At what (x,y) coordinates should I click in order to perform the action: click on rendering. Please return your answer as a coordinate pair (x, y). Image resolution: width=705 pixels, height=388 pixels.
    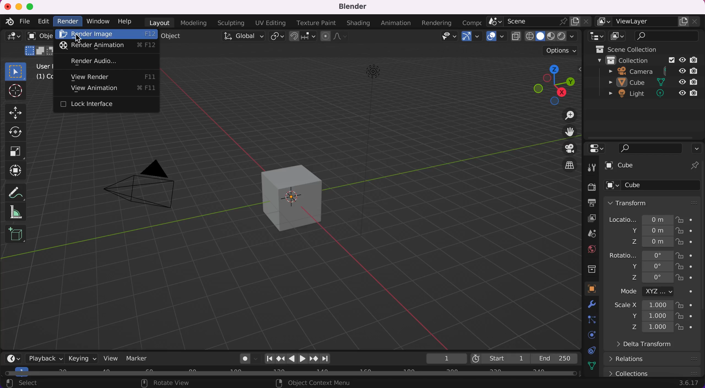
    Looking at the image, I should click on (436, 23).